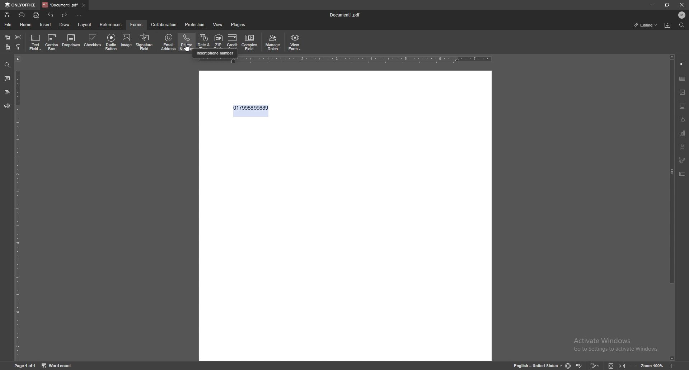 The height and width of the screenshot is (370, 689). What do you see at coordinates (683, 79) in the screenshot?
I see `table` at bounding box center [683, 79].